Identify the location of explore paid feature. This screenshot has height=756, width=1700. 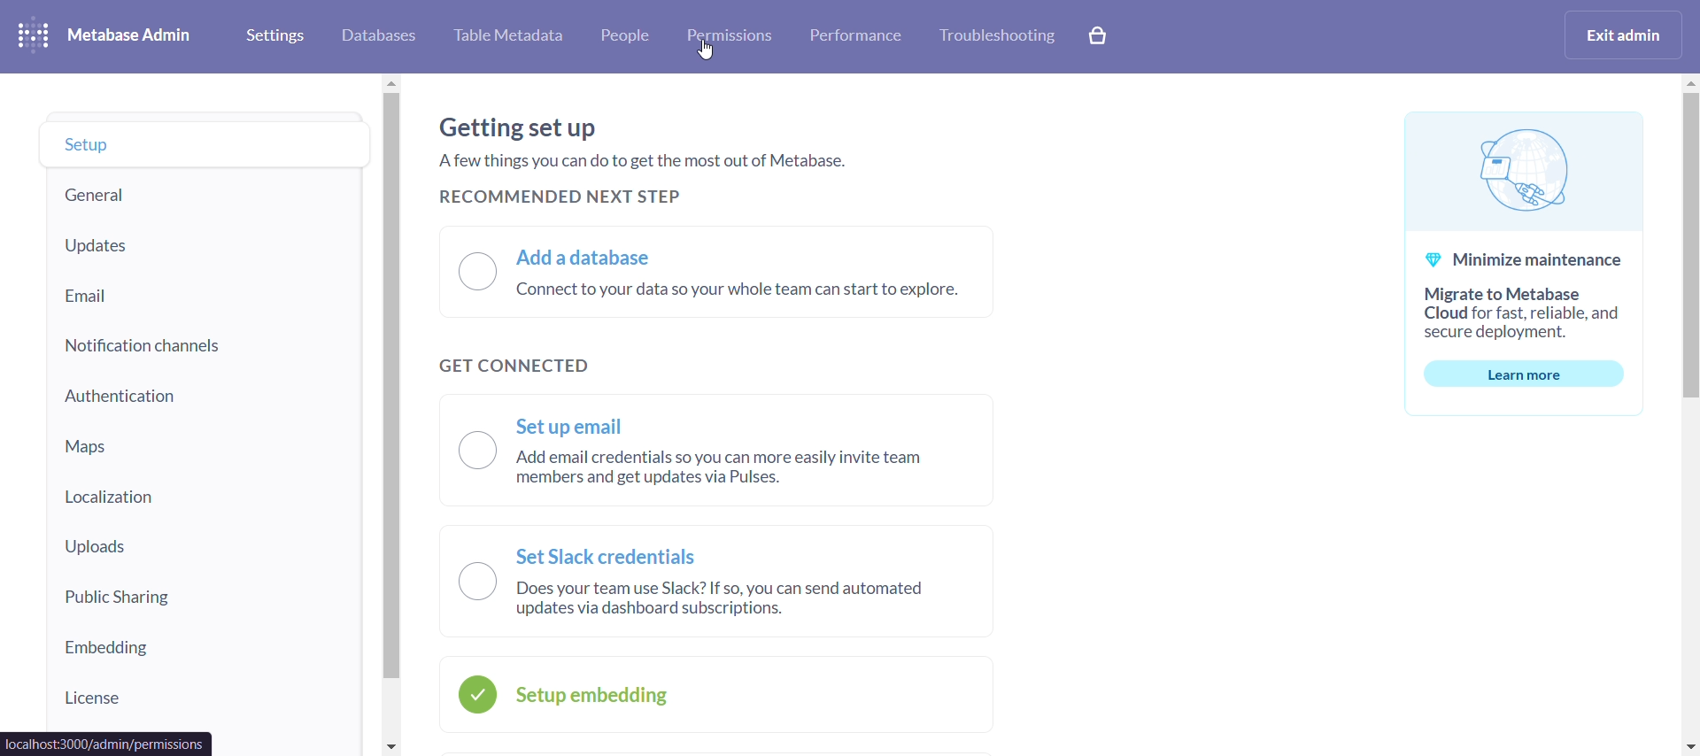
(1098, 35).